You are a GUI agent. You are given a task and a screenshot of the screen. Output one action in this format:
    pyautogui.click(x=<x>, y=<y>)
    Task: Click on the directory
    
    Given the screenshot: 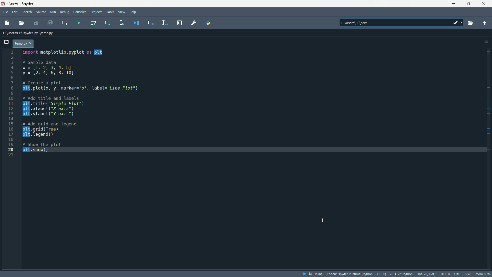 What is the action you would take?
    pyautogui.click(x=402, y=22)
    